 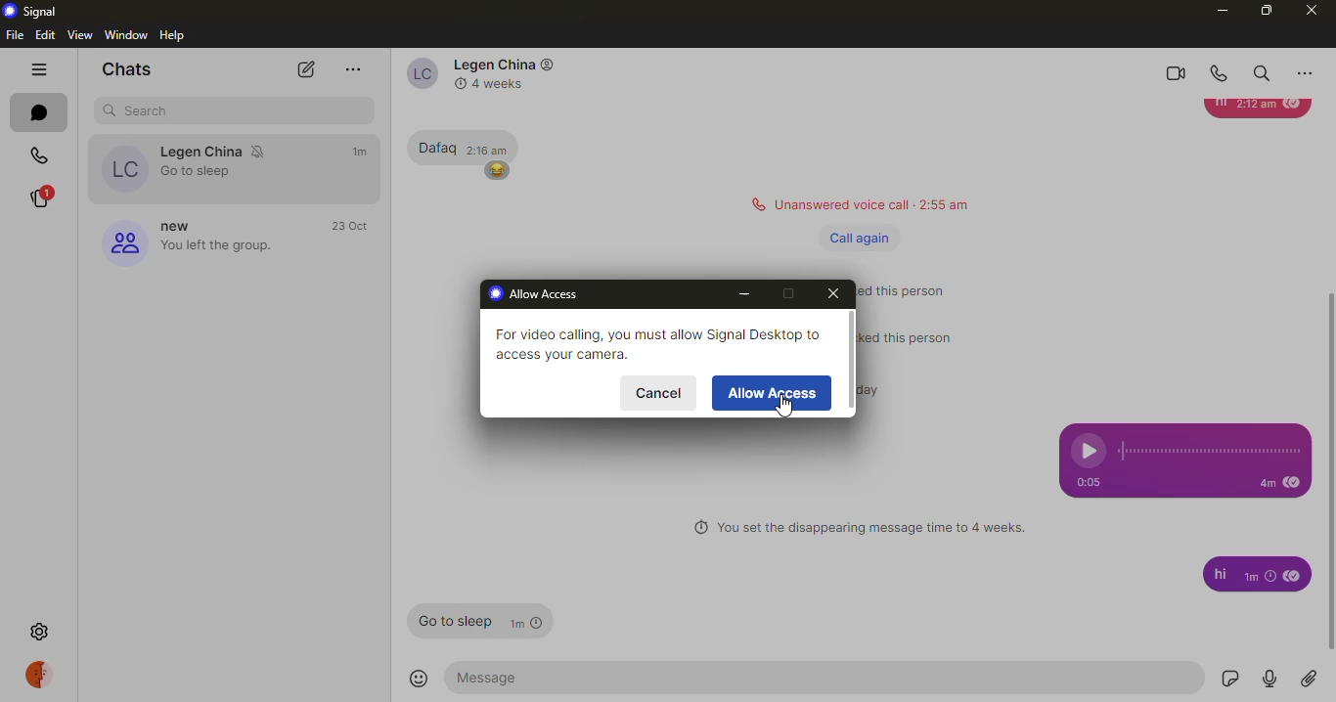 I want to click on recording, so click(x=1215, y=451).